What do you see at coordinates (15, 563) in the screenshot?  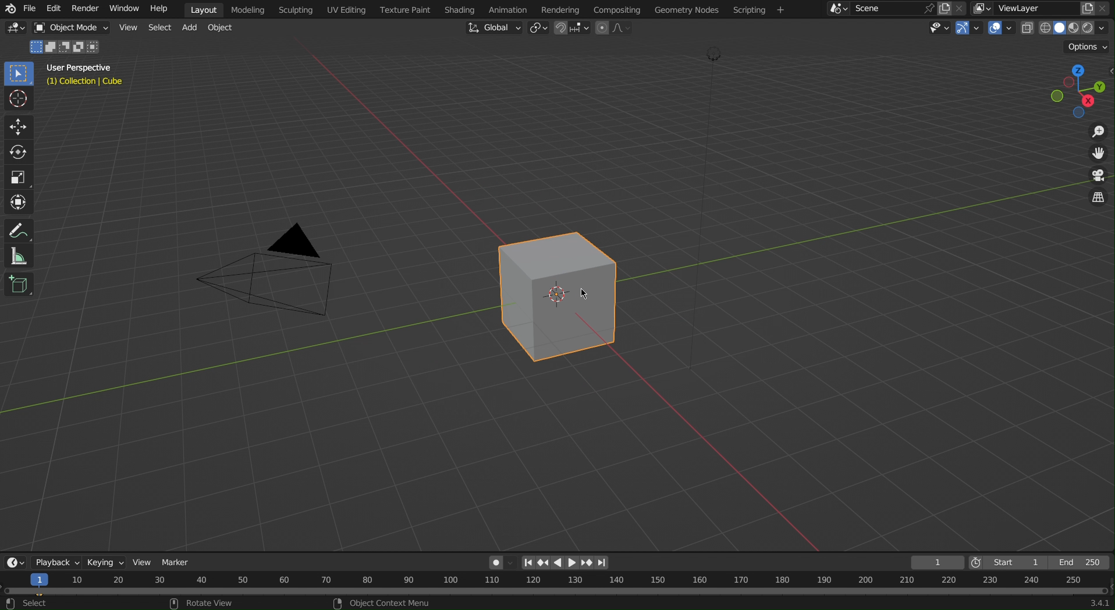 I see `Editor Type` at bounding box center [15, 563].